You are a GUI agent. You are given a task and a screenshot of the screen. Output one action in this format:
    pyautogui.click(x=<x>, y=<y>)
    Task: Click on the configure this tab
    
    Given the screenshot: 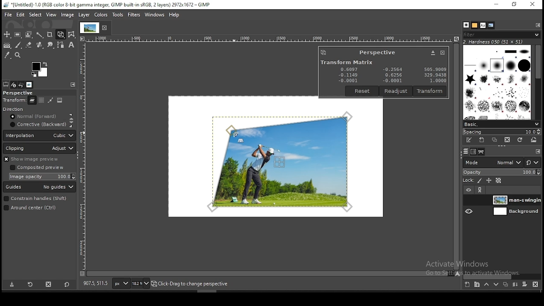 What is the action you would take?
    pyautogui.click(x=73, y=85)
    